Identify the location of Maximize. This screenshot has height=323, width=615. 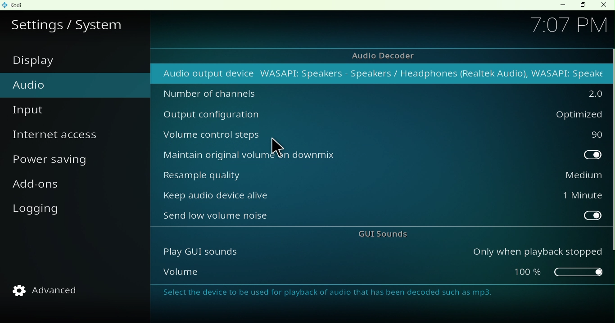
(579, 6).